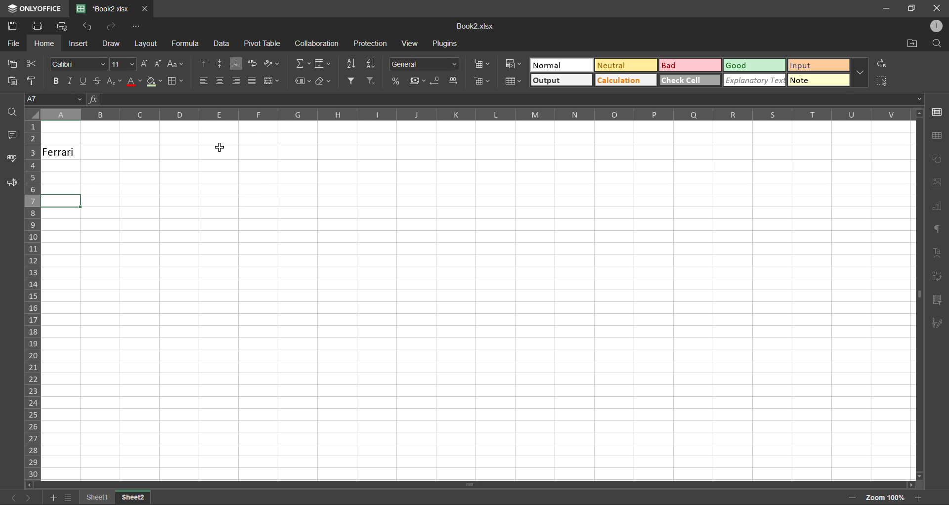 The height and width of the screenshot is (505, 949). Describe the element at coordinates (221, 63) in the screenshot. I see `align center` at that location.